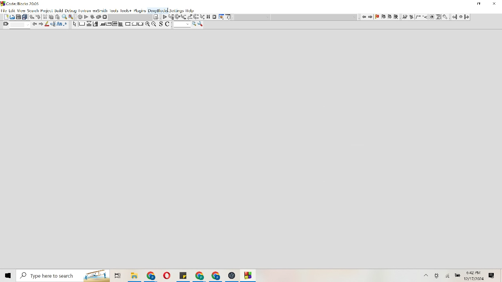 The height and width of the screenshot is (282, 502). What do you see at coordinates (59, 11) in the screenshot?
I see `Build` at bounding box center [59, 11].